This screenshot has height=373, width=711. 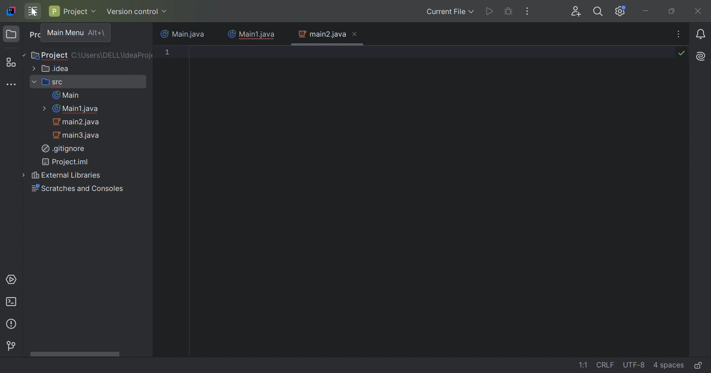 What do you see at coordinates (97, 34) in the screenshot?
I see `Alt+\` at bounding box center [97, 34].